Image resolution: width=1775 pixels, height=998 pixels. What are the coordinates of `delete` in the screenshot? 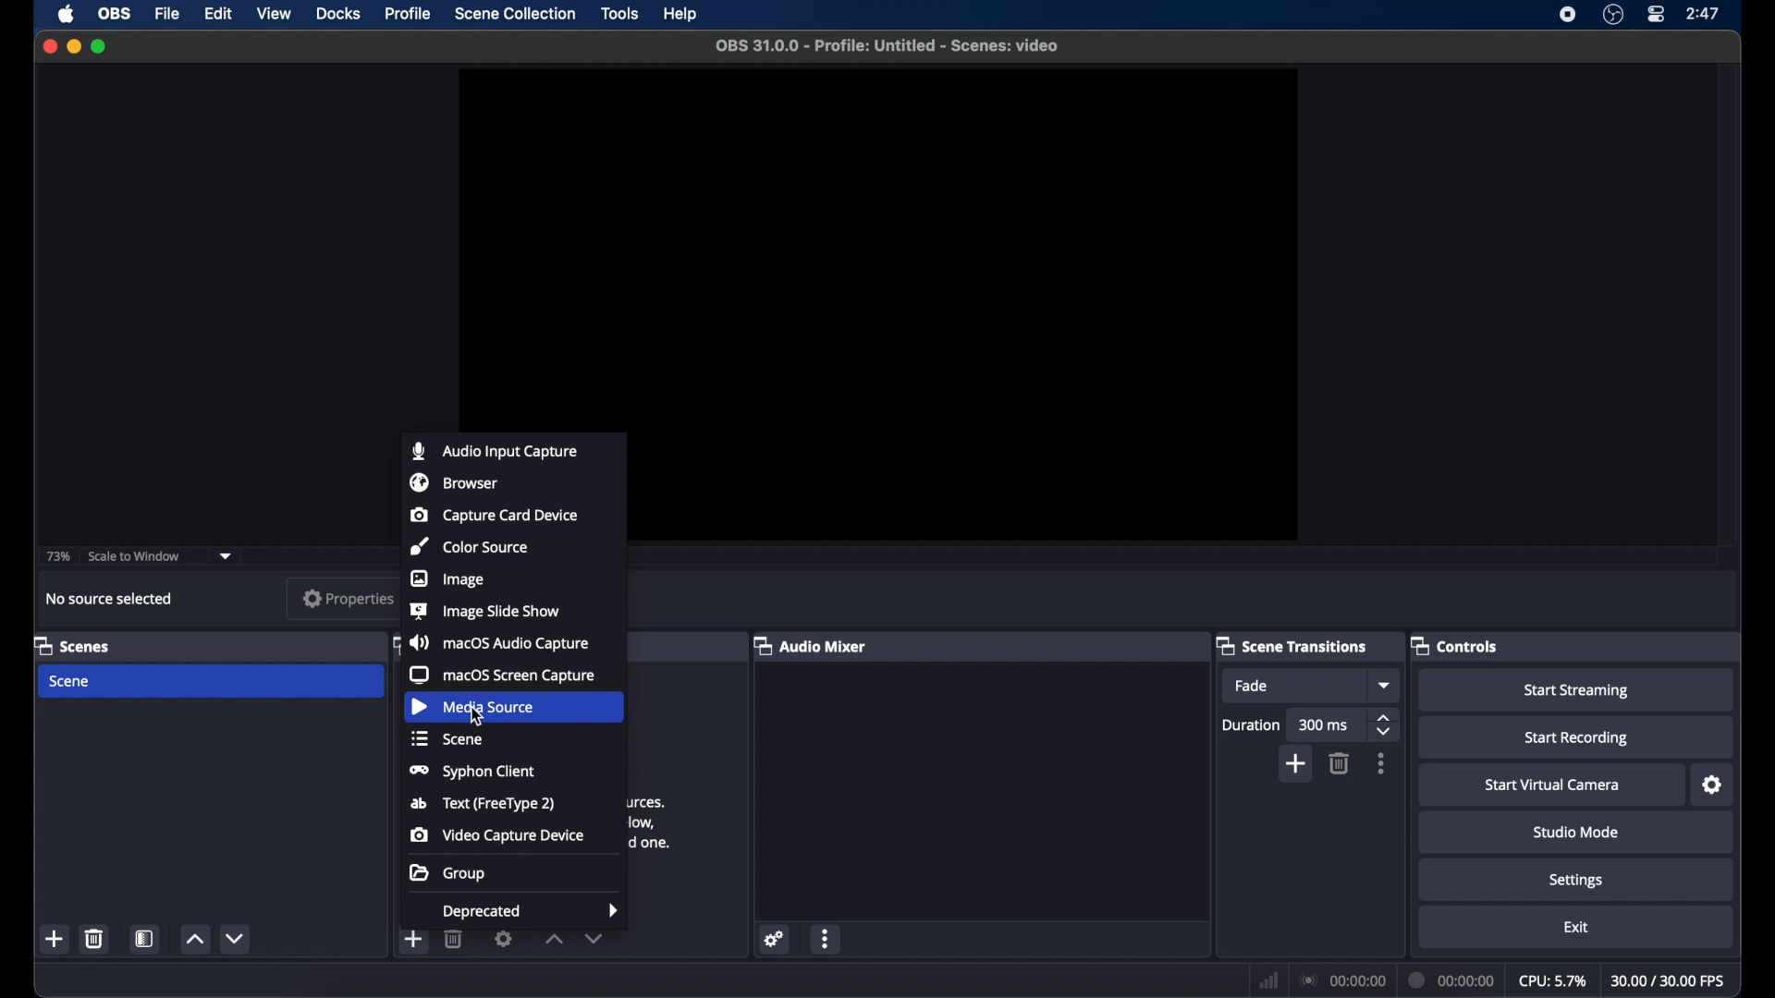 It's located at (454, 941).